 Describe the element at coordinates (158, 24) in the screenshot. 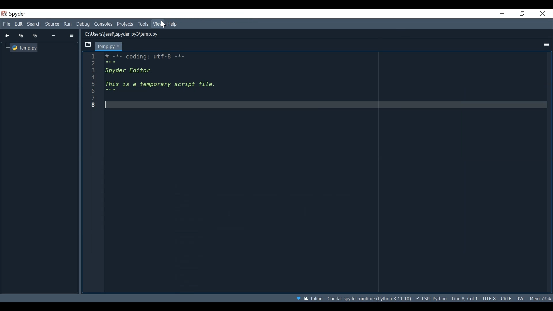

I see `View` at that location.